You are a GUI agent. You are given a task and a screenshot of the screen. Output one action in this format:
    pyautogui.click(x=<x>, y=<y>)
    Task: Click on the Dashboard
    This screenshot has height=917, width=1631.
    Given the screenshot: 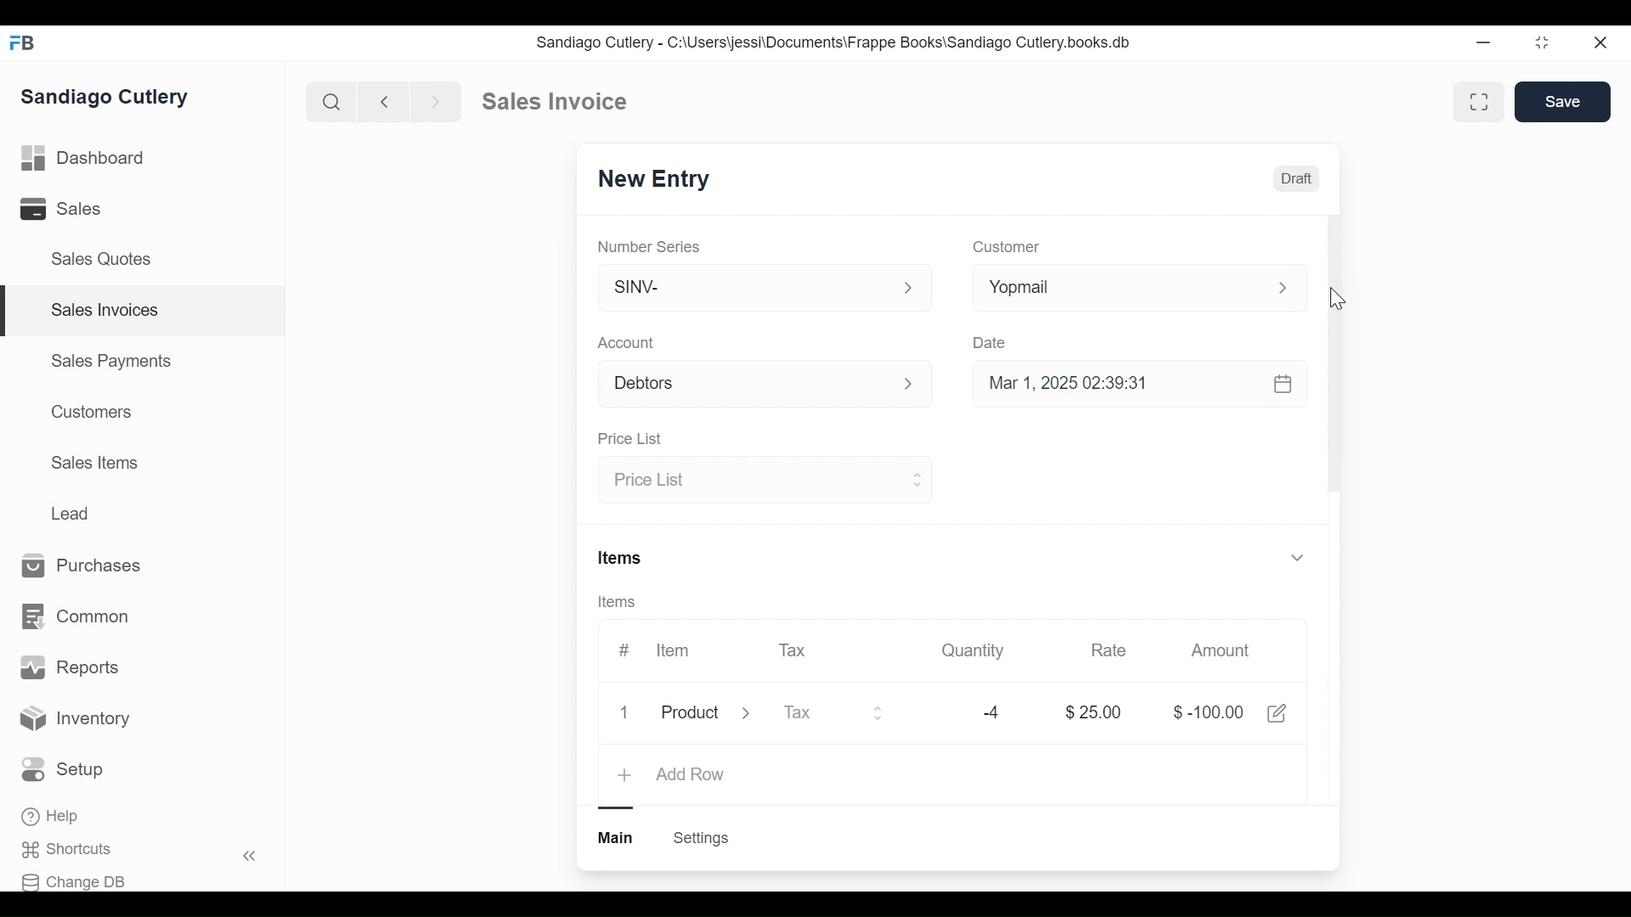 What is the action you would take?
    pyautogui.click(x=82, y=158)
    